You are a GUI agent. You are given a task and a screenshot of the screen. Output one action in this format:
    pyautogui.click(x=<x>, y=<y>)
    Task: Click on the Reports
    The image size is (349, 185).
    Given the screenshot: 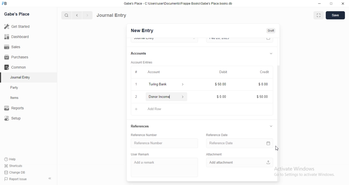 What is the action you would take?
    pyautogui.click(x=18, y=109)
    